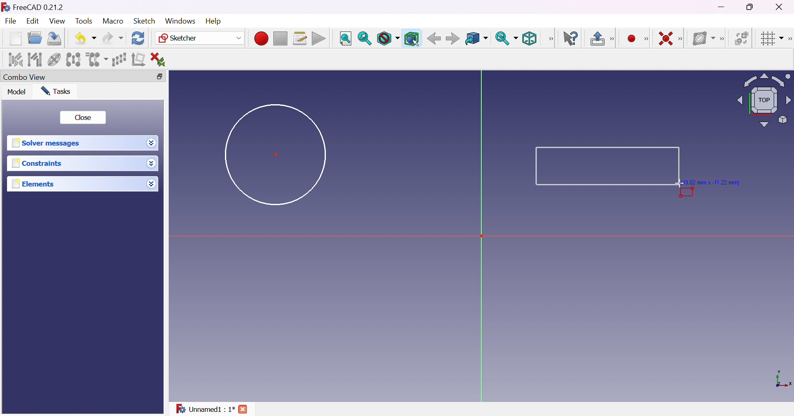 Image resolution: width=794 pixels, height=416 pixels. I want to click on Redo, so click(113, 38).